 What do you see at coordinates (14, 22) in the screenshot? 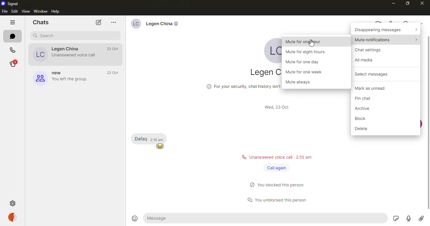
I see `hide tabs` at bounding box center [14, 22].